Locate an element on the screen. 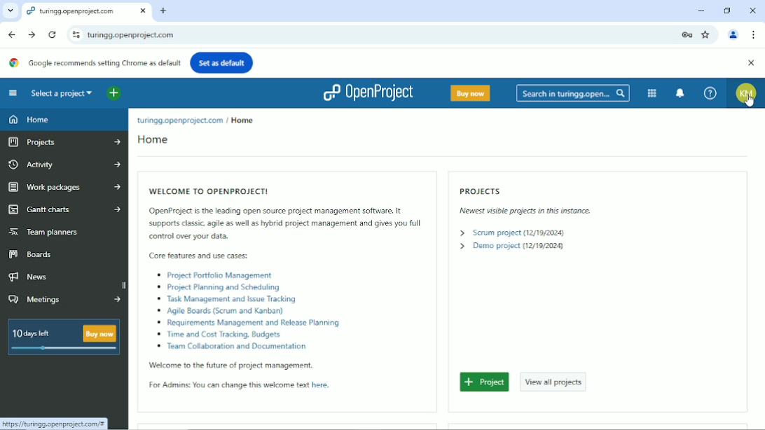 This screenshot has height=430, width=765. Activity is located at coordinates (64, 163).